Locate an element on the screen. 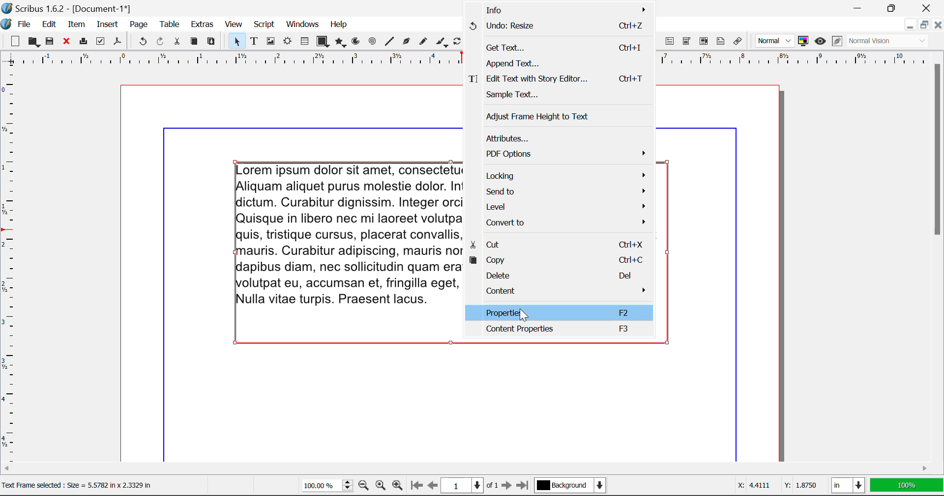 This screenshot has height=496, width=944. Paste is located at coordinates (211, 42).